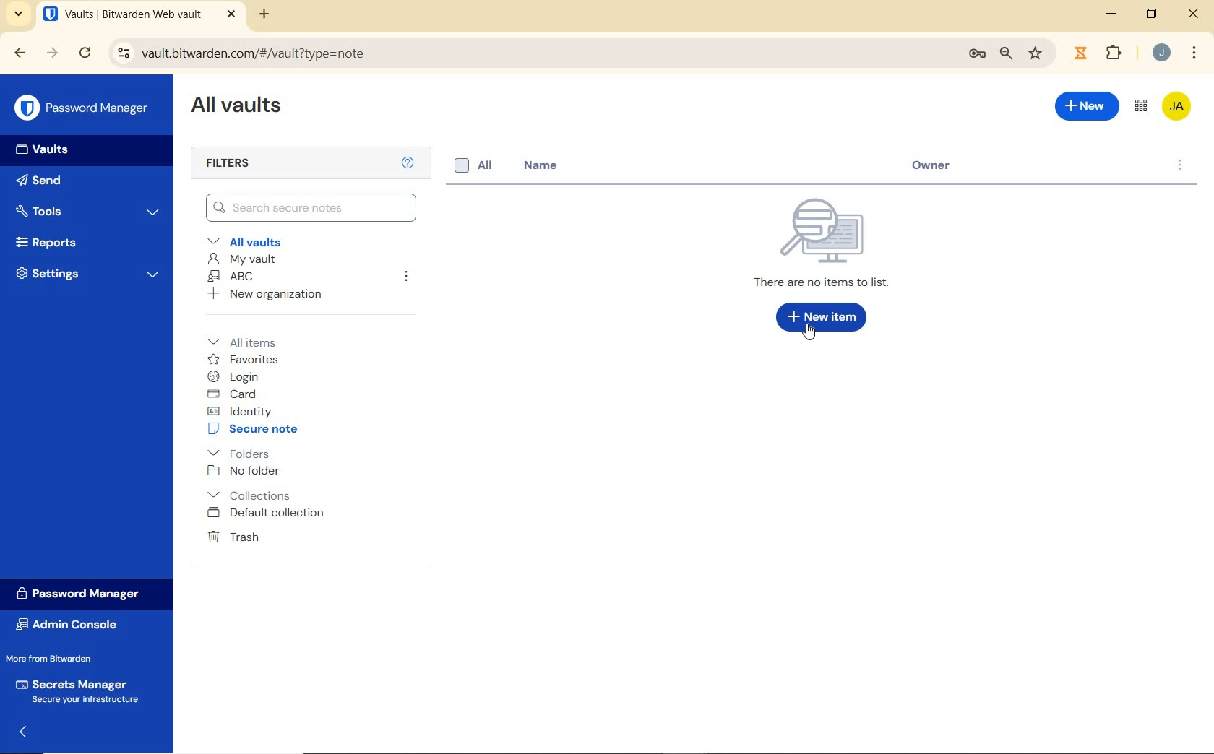 The width and height of the screenshot is (1214, 754). What do you see at coordinates (937, 166) in the screenshot?
I see `owner` at bounding box center [937, 166].